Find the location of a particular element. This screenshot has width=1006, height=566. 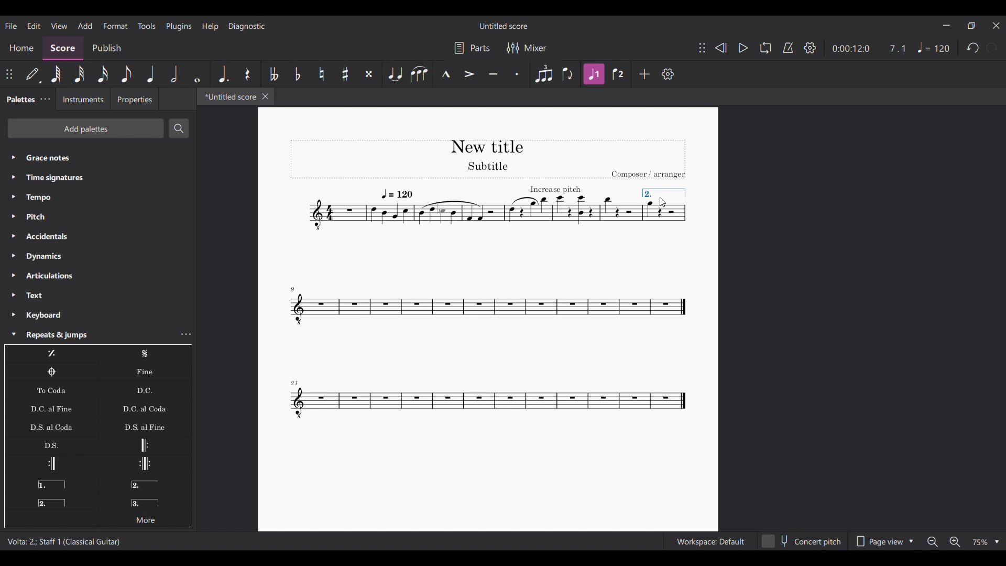

Tempo is located at coordinates (934, 48).